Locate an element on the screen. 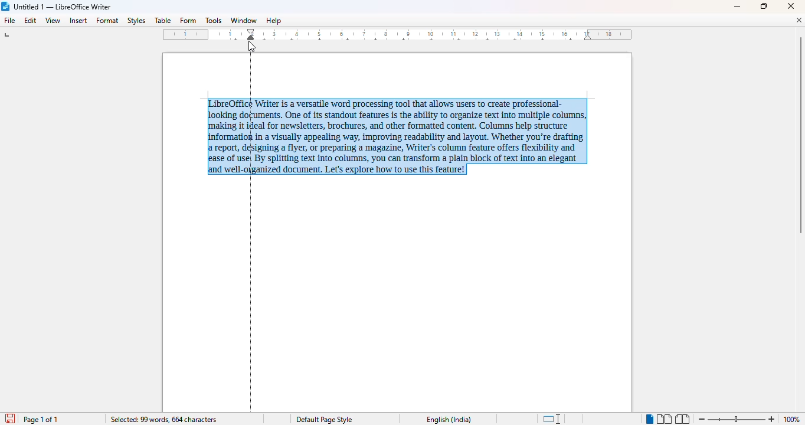  book view is located at coordinates (682, 419).